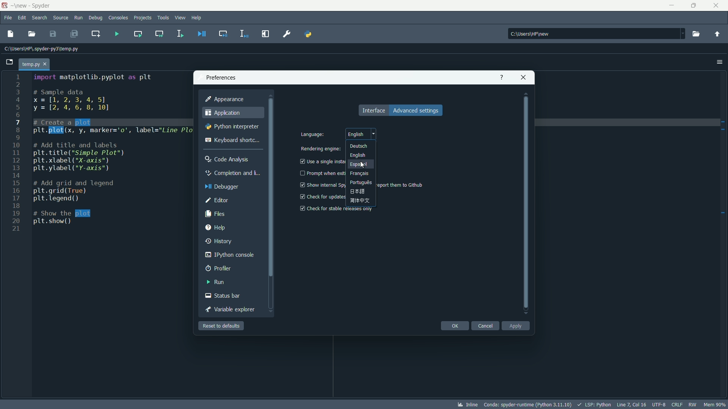 The height and width of the screenshot is (409, 728). What do you see at coordinates (179, 18) in the screenshot?
I see `view` at bounding box center [179, 18].